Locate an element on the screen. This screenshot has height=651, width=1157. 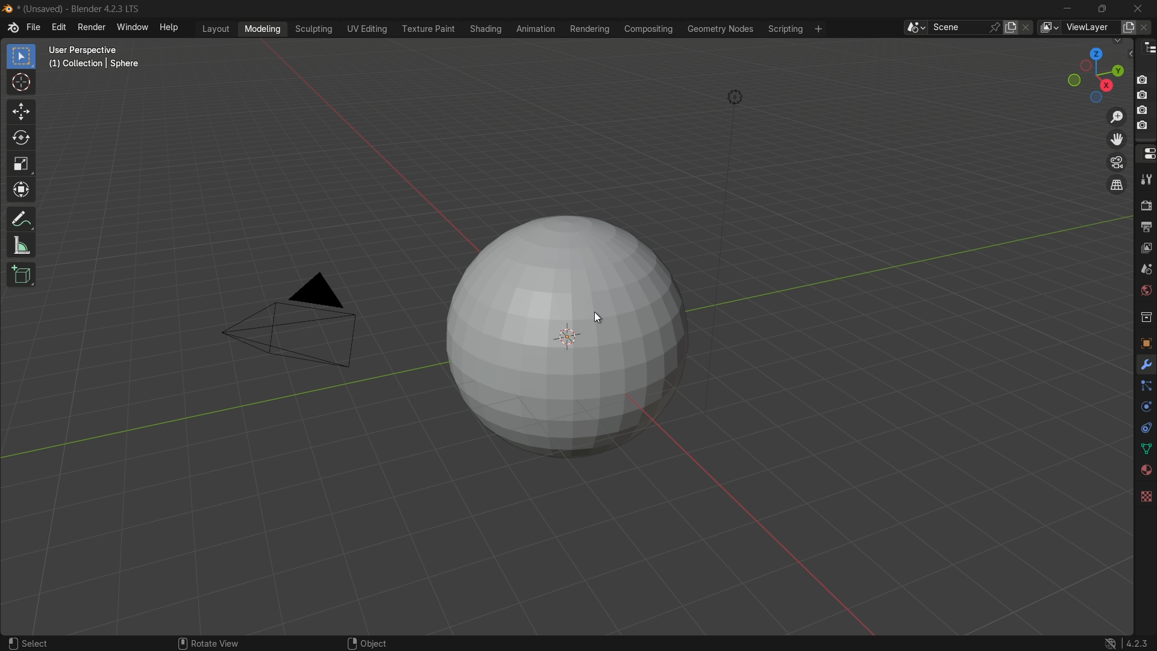
toggle the camera view is located at coordinates (1117, 162).